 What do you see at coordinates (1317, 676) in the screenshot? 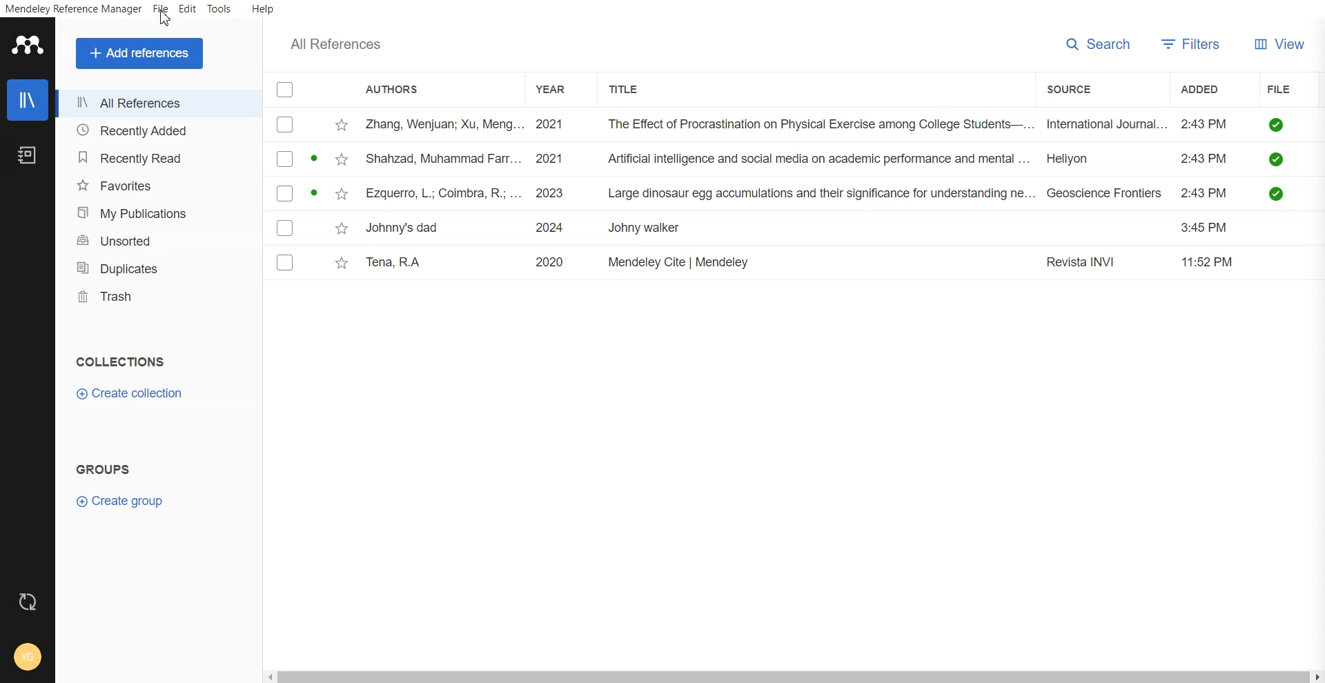
I see `Scroll right` at bounding box center [1317, 676].